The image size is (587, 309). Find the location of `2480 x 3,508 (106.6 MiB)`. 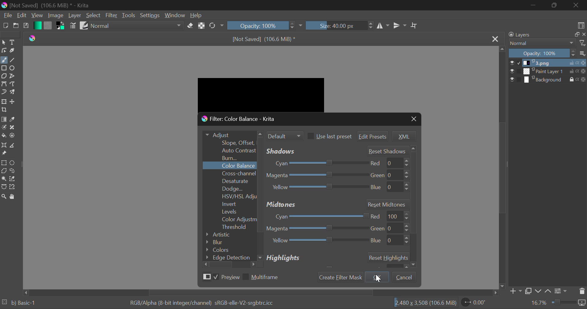

2480 x 3,508 (106.6 MiB) is located at coordinates (423, 304).